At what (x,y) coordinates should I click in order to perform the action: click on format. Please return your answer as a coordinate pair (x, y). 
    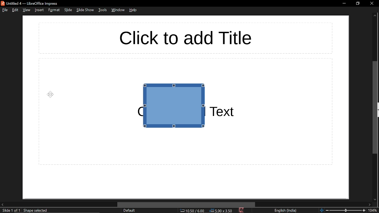
    Looking at the image, I should click on (53, 10).